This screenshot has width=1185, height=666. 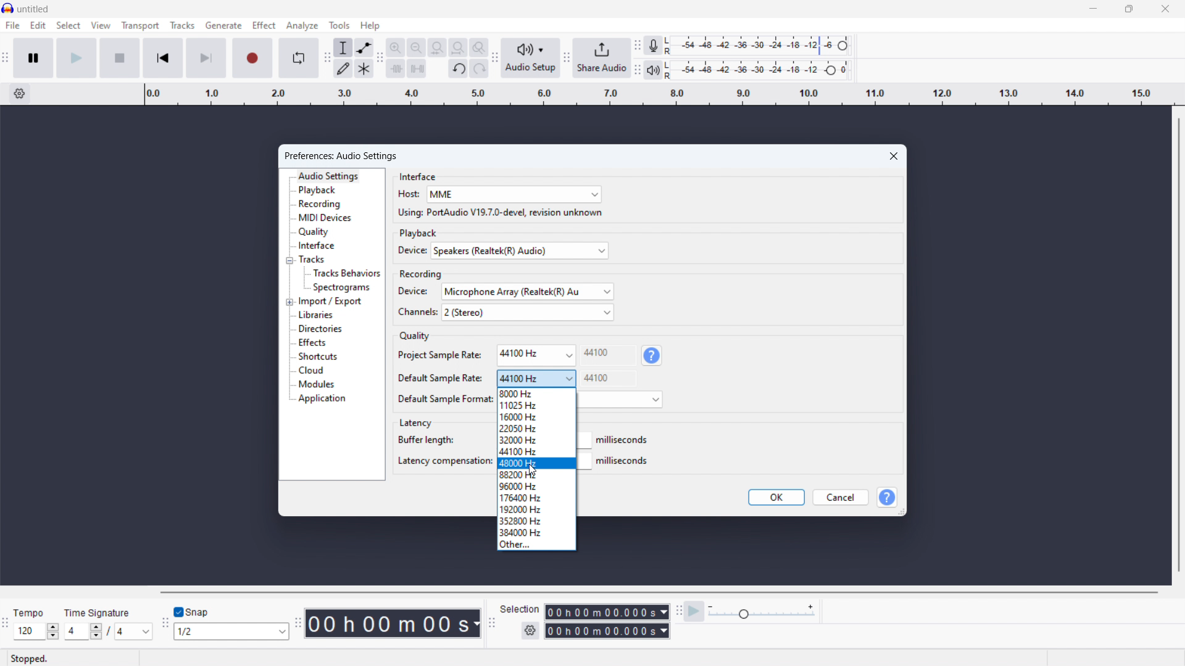 I want to click on transport toolbar, so click(x=5, y=61).